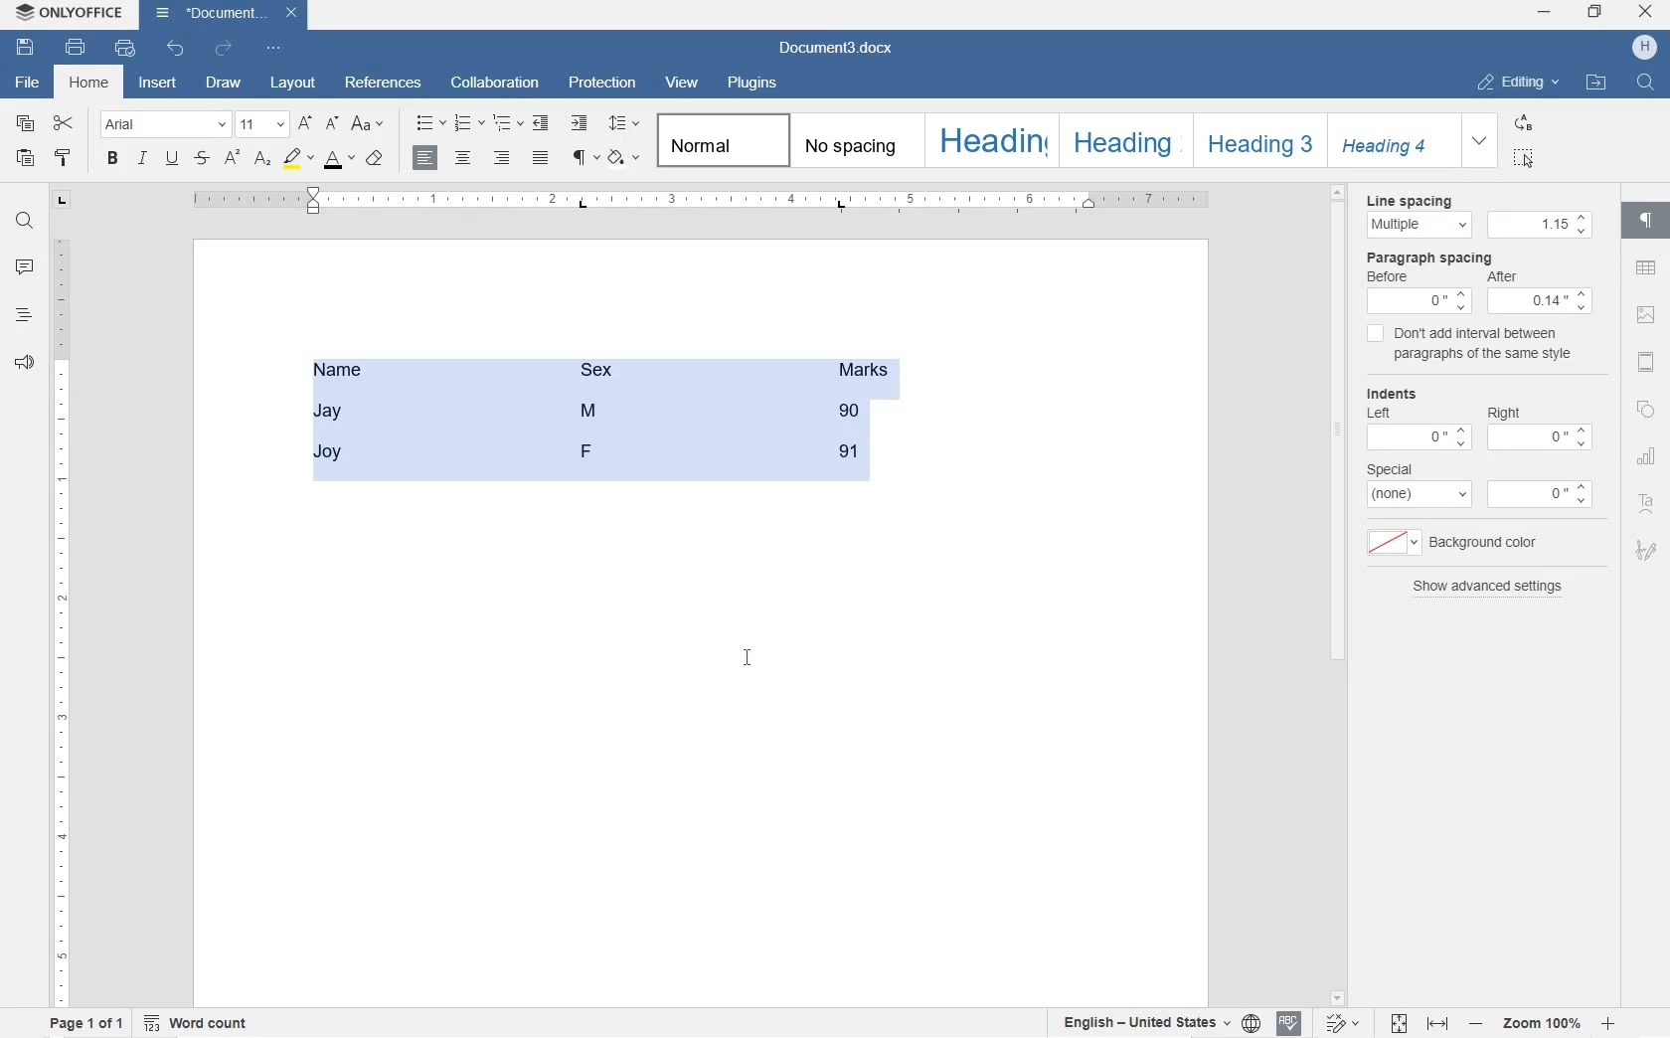 The image size is (1670, 1038). Describe the element at coordinates (385, 83) in the screenshot. I see `REFERENCES` at that location.